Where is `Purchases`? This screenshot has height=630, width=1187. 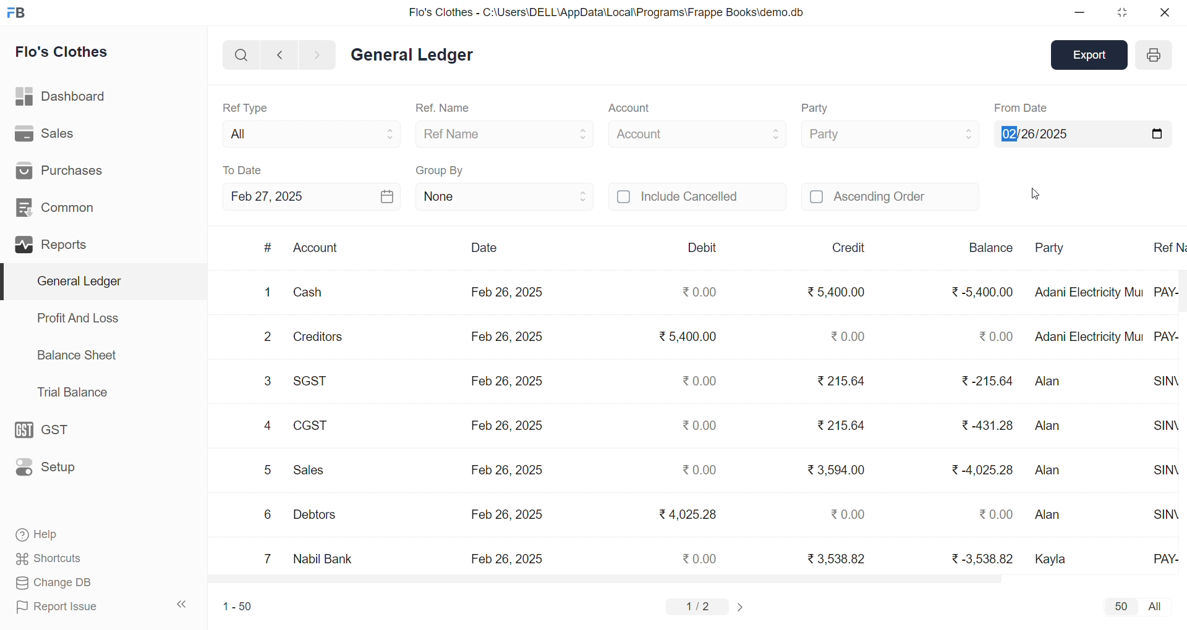
Purchases is located at coordinates (66, 170).